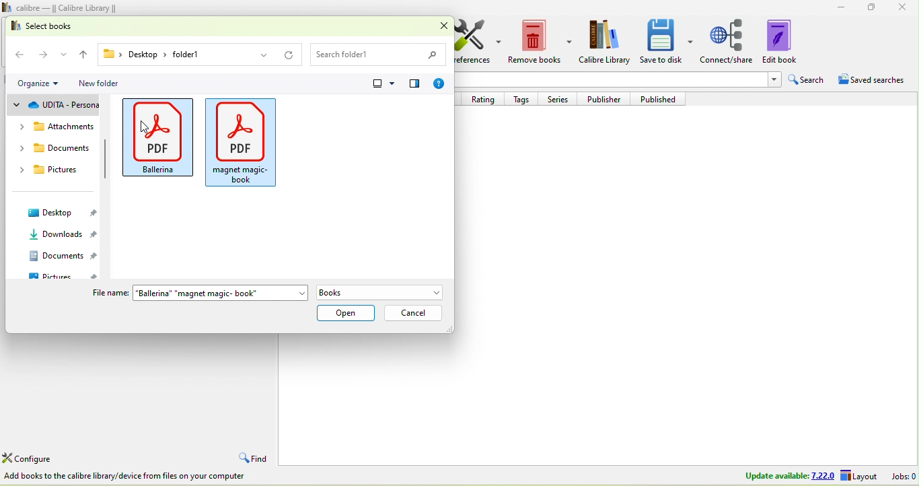 This screenshot has height=486, width=919. What do you see at coordinates (61, 277) in the screenshot?
I see `pictures` at bounding box center [61, 277].